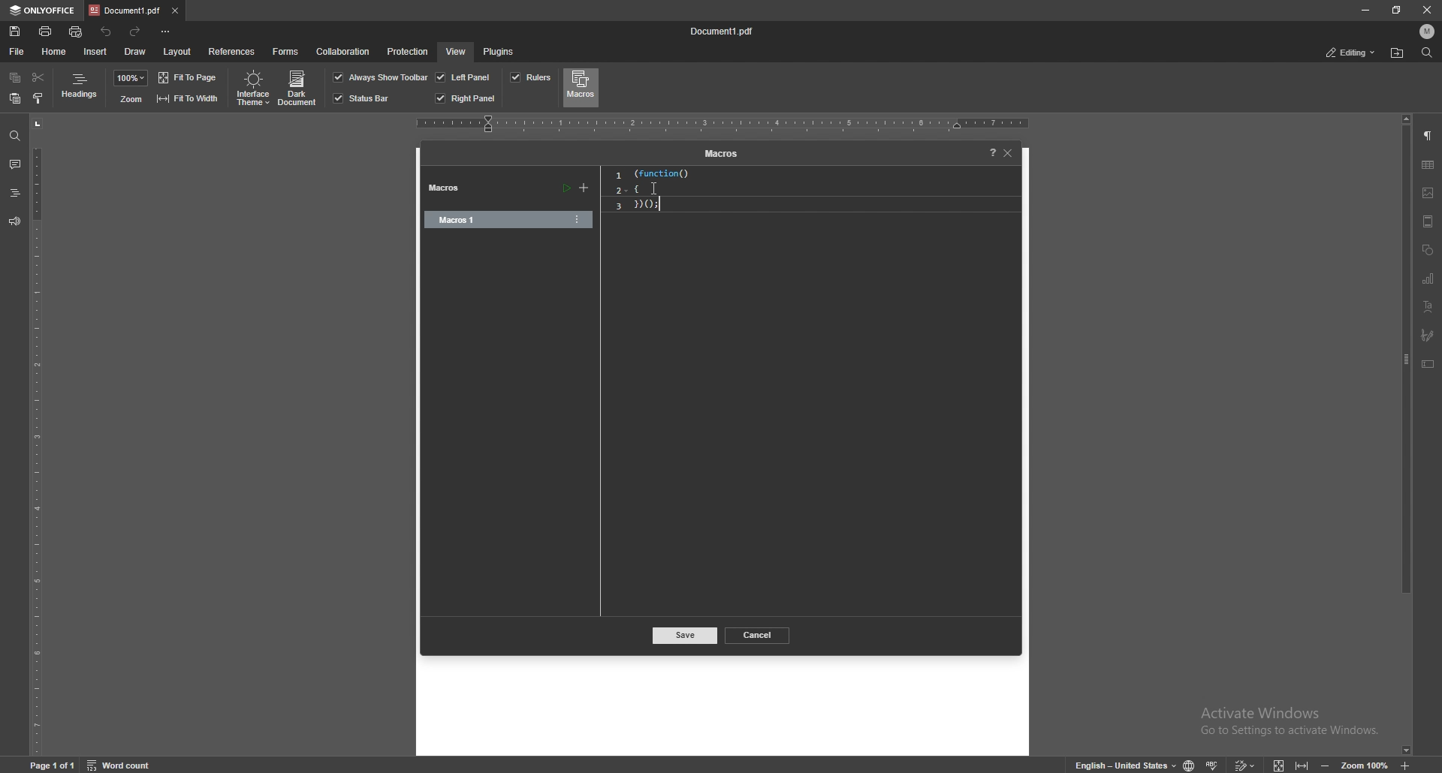 This screenshot has height=773, width=1442. What do you see at coordinates (42, 11) in the screenshot?
I see `onlyoffice` at bounding box center [42, 11].